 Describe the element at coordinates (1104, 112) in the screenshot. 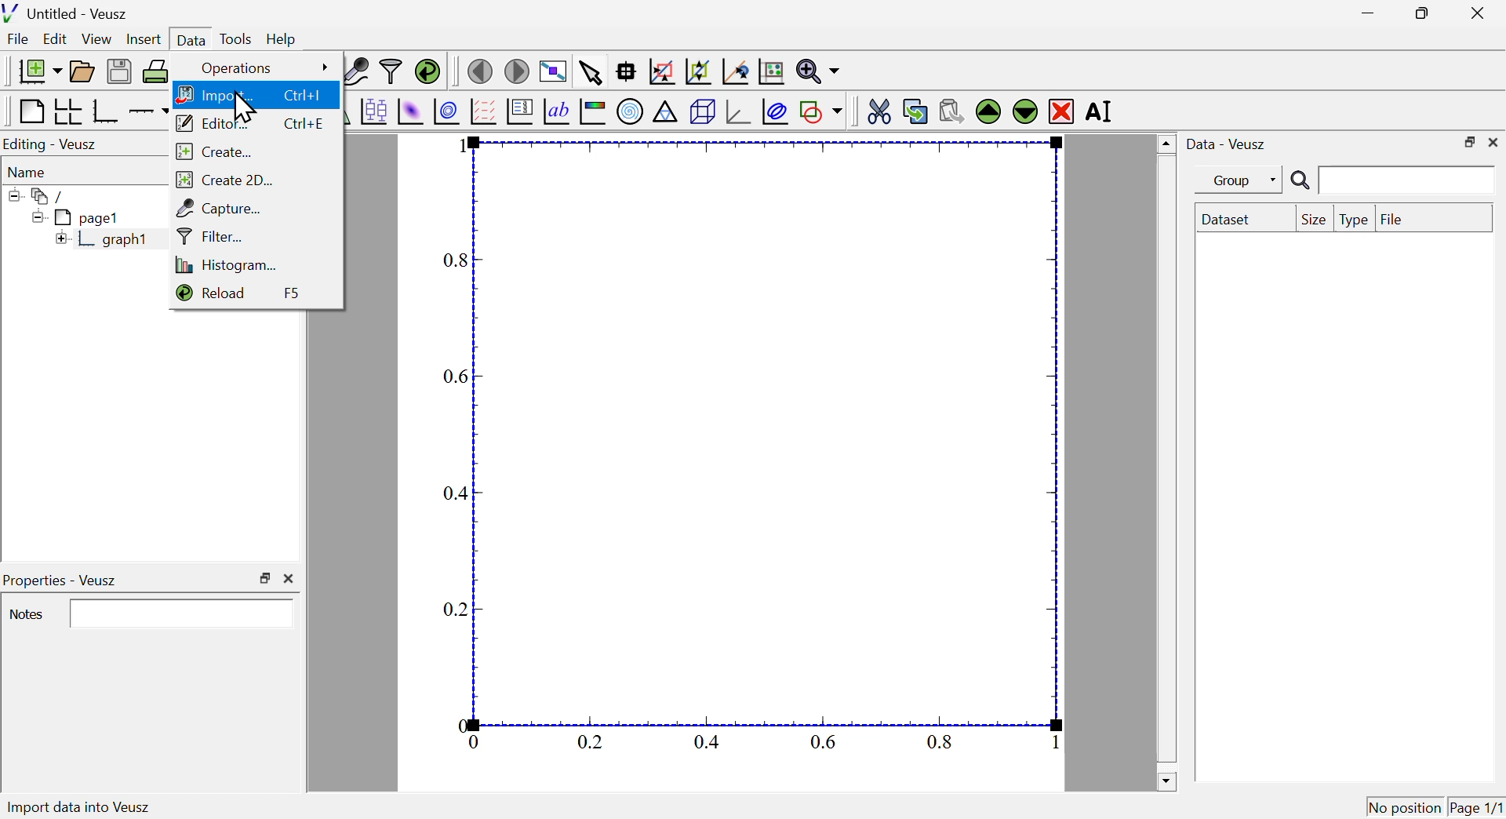

I see `rename the selected widget` at that location.